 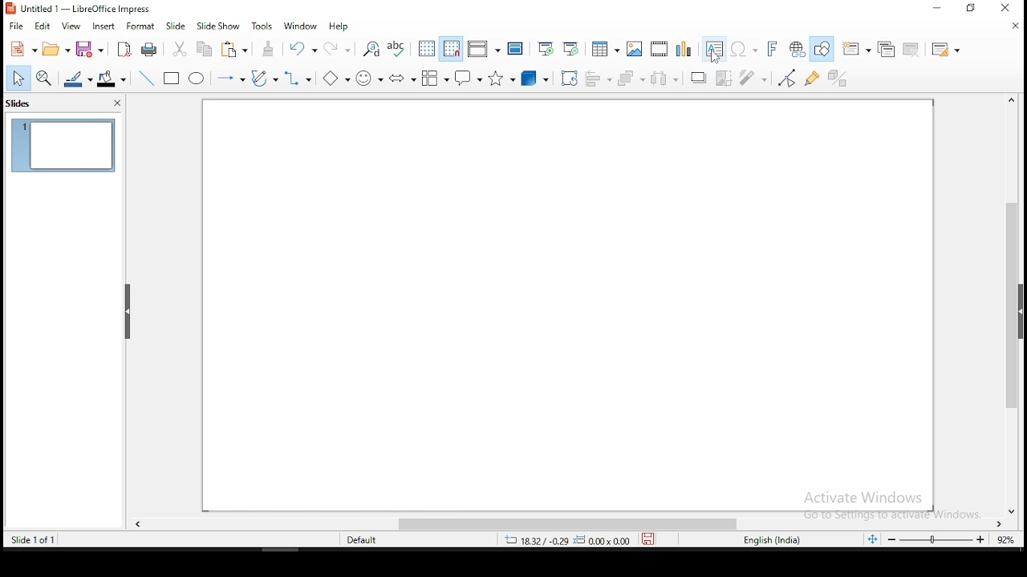 I want to click on crop image, so click(x=725, y=78).